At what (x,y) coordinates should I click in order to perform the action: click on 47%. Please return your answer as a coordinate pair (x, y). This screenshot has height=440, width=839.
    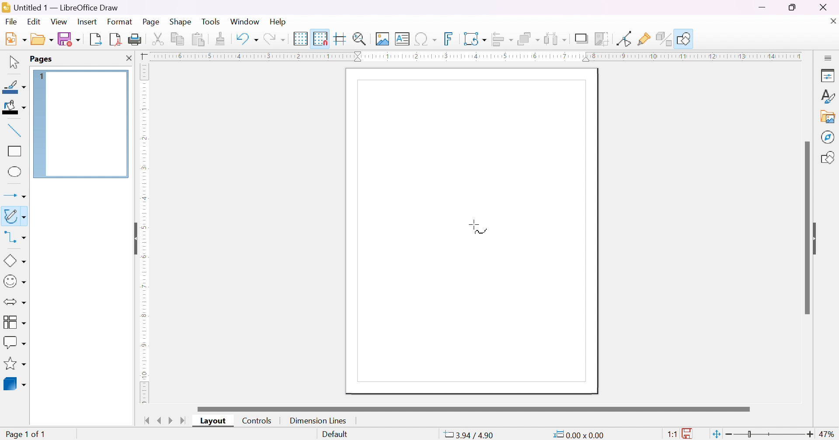
    Looking at the image, I should click on (828, 435).